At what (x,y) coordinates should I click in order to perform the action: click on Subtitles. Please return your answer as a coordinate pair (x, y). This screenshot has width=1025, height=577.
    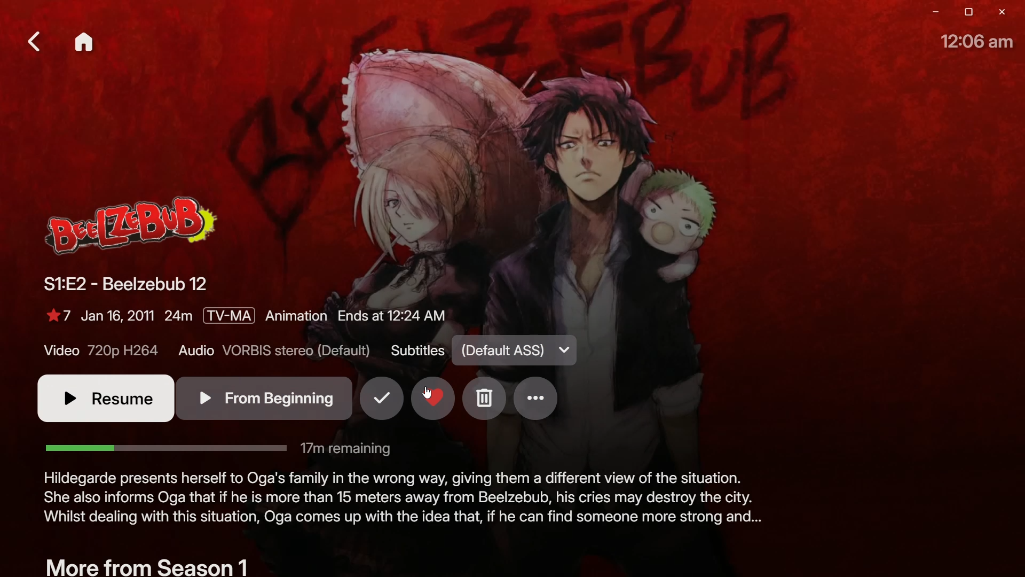
    Looking at the image, I should click on (484, 353).